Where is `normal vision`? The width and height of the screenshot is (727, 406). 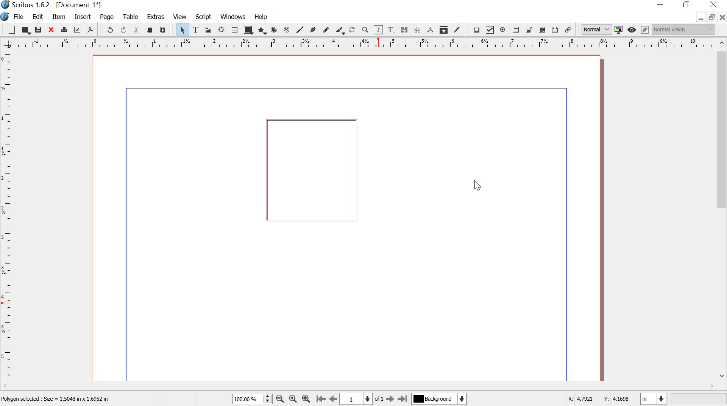
normal vision is located at coordinates (684, 29).